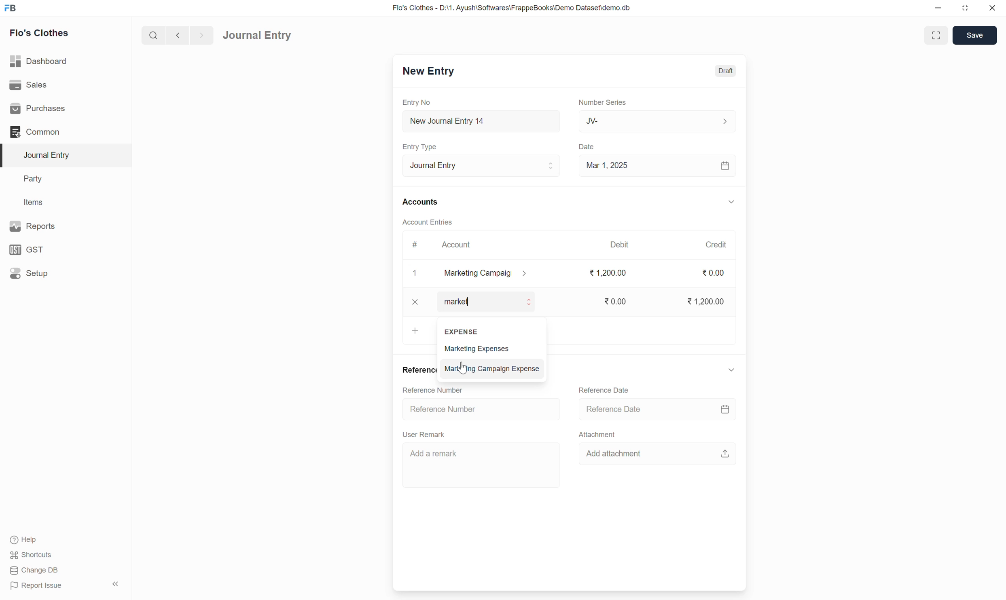 This screenshot has height=600, width=1006. What do you see at coordinates (257, 36) in the screenshot?
I see `Journal Entry` at bounding box center [257, 36].